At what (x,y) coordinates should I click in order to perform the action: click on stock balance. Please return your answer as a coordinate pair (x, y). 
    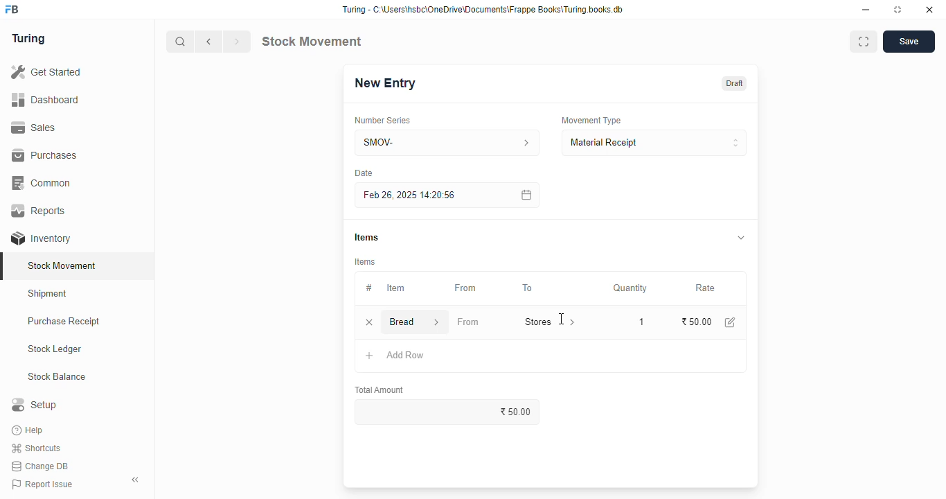
    Looking at the image, I should click on (57, 377).